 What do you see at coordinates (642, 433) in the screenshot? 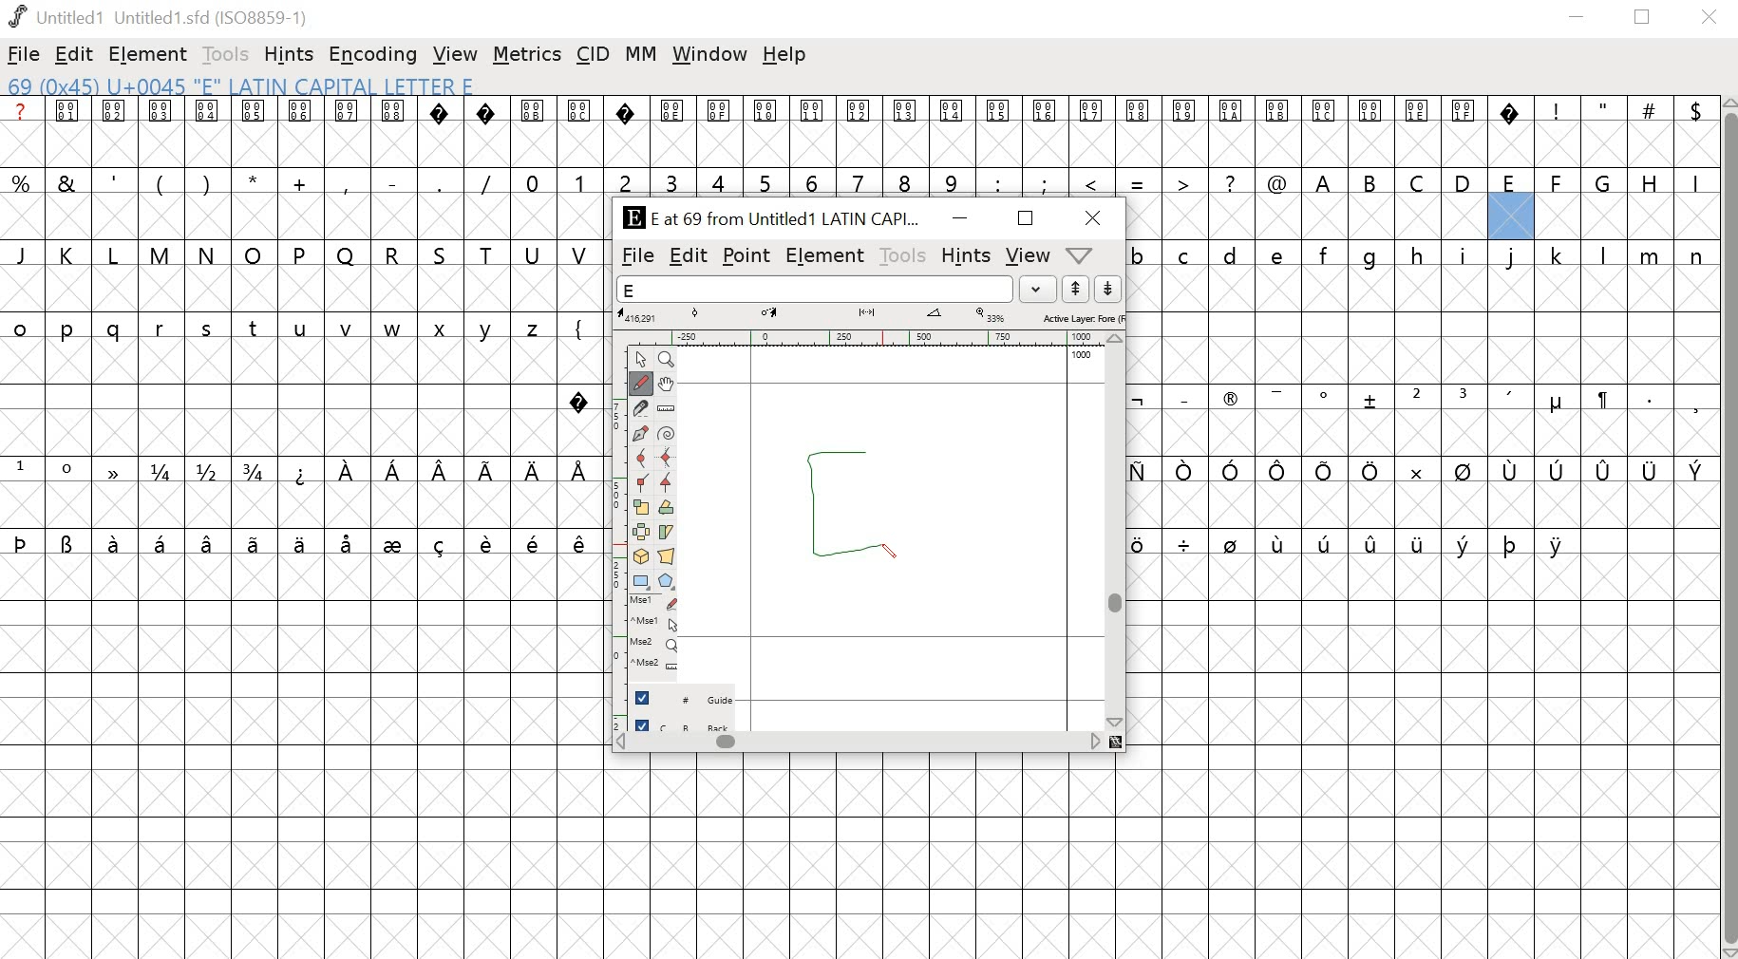
I see `Pen` at bounding box center [642, 433].